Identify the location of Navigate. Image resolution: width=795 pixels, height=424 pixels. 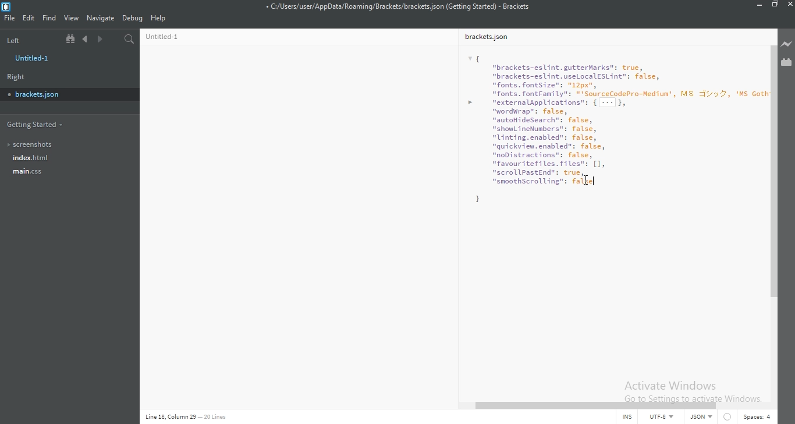
(101, 17).